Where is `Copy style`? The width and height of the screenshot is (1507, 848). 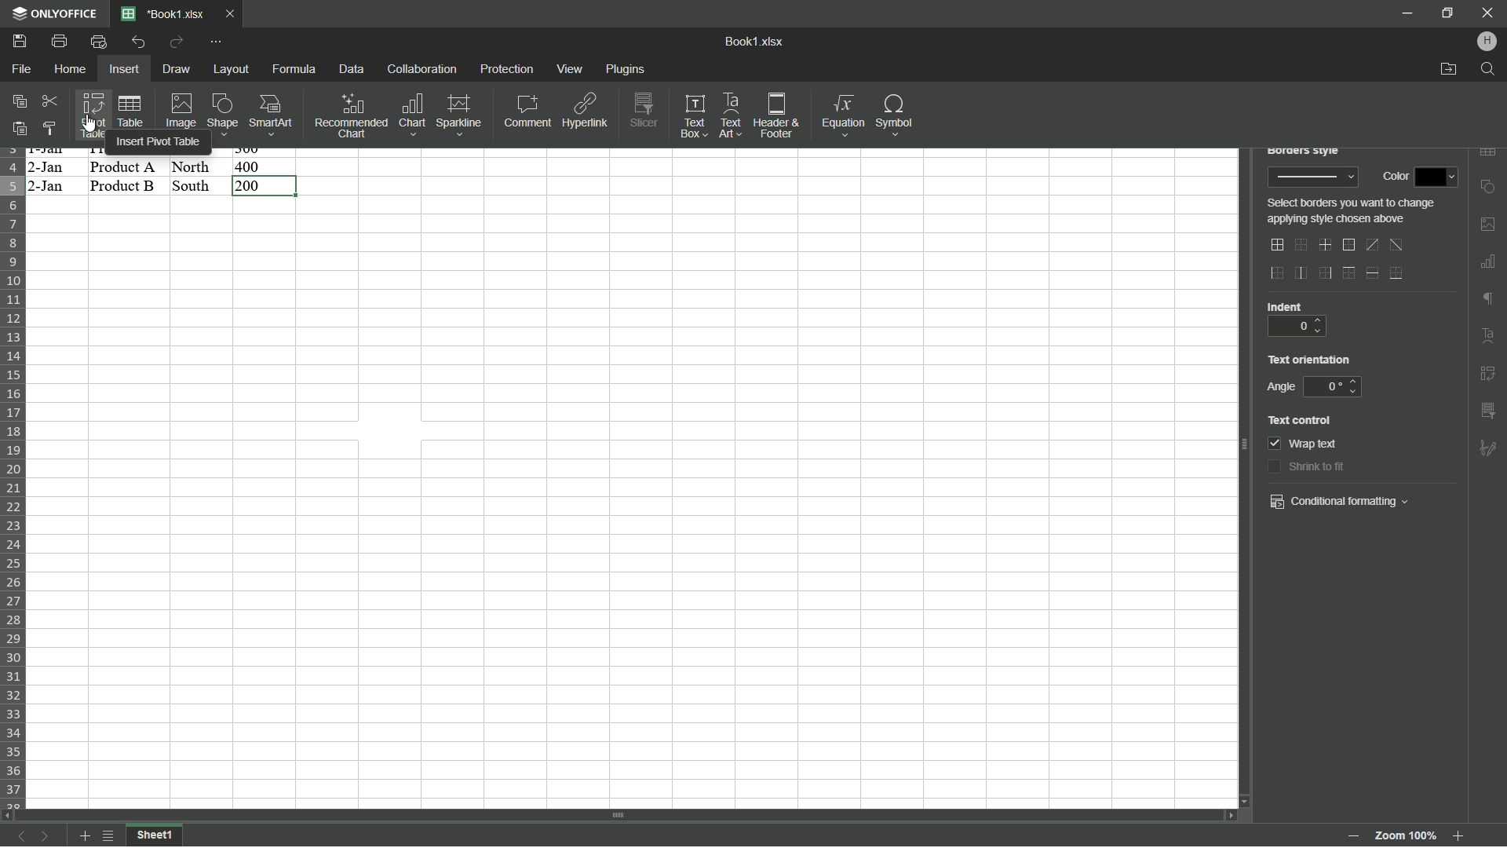
Copy style is located at coordinates (52, 129).